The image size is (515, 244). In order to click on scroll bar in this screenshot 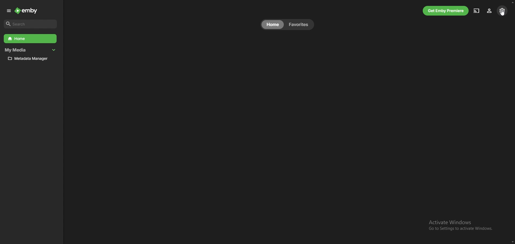, I will do `click(512, 122)`.